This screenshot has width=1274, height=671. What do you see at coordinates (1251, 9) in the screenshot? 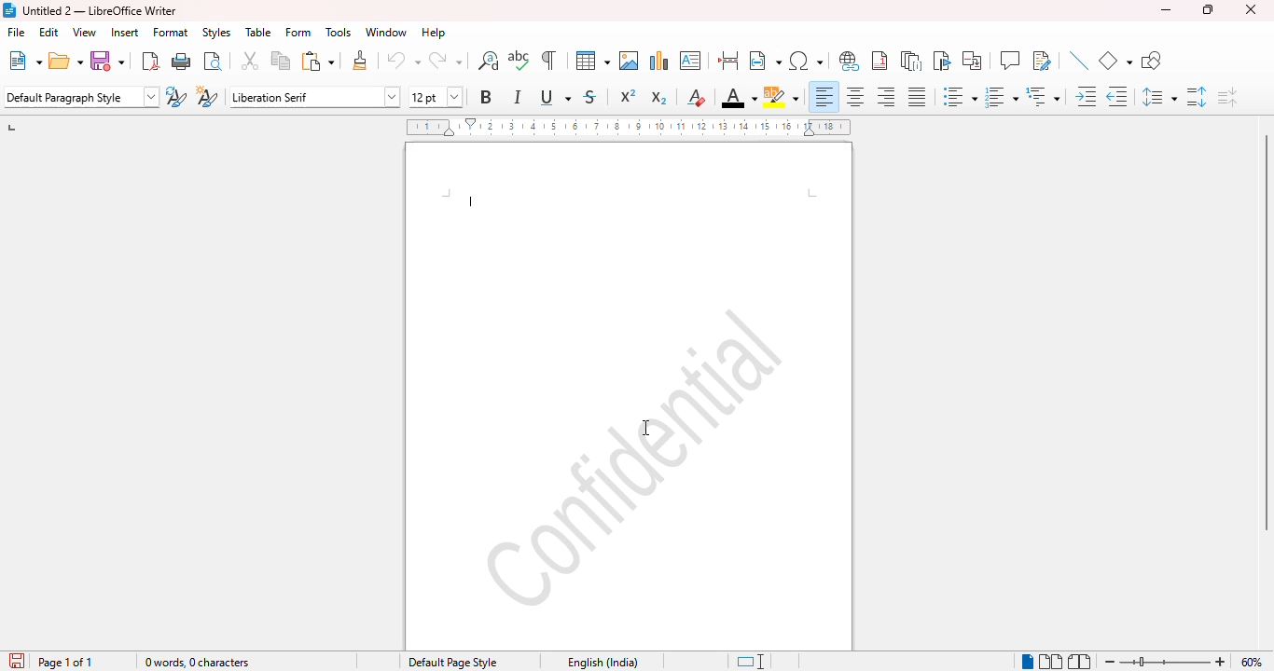
I see `close` at bounding box center [1251, 9].